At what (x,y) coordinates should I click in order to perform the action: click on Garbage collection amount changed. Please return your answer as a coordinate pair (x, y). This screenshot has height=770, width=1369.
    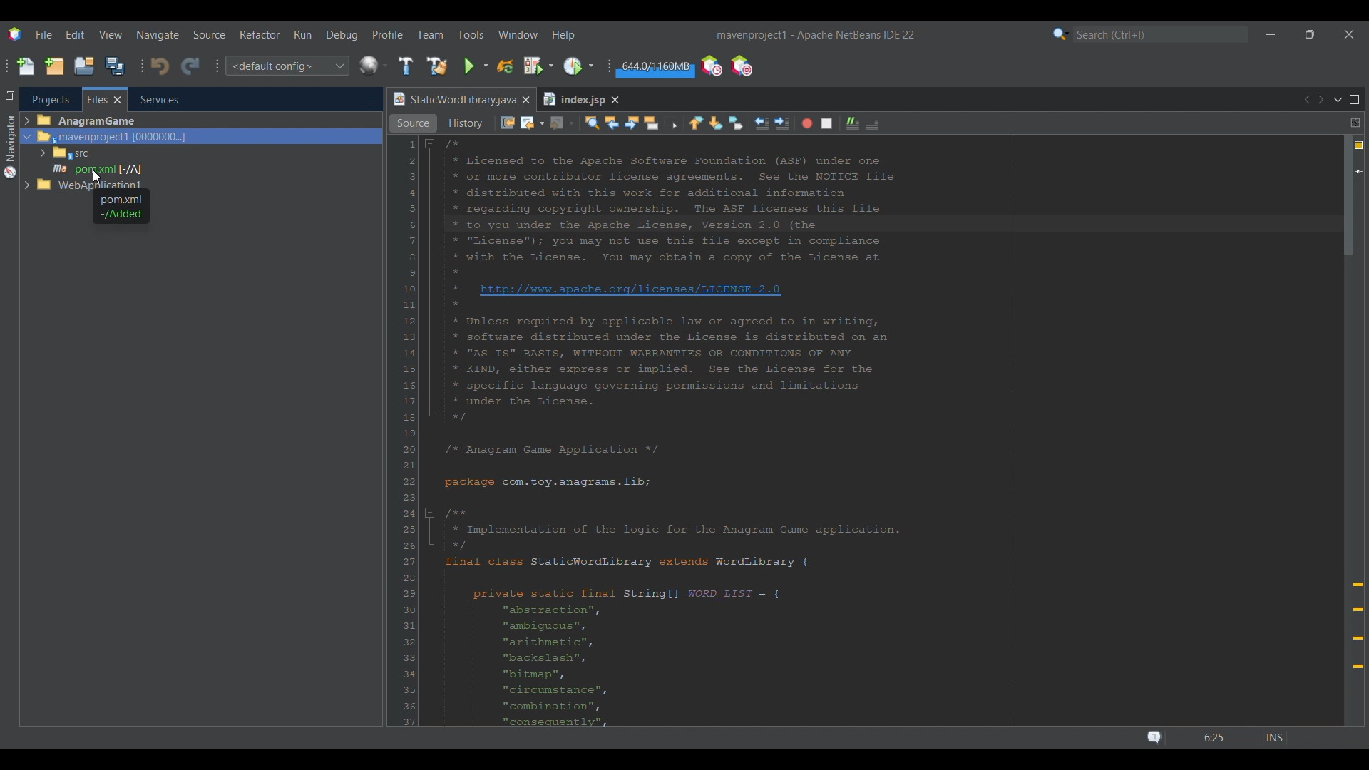
    Looking at the image, I should click on (655, 68).